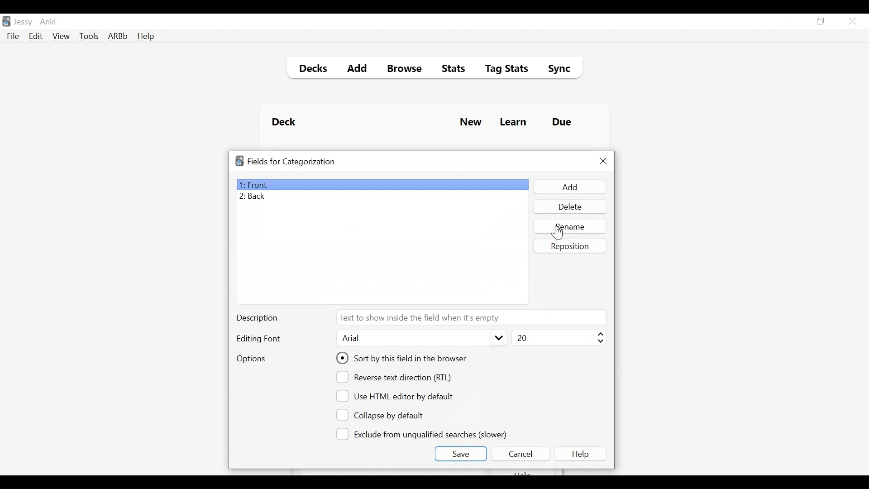  What do you see at coordinates (420, 338) in the screenshot?
I see `Select Editing Font` at bounding box center [420, 338].